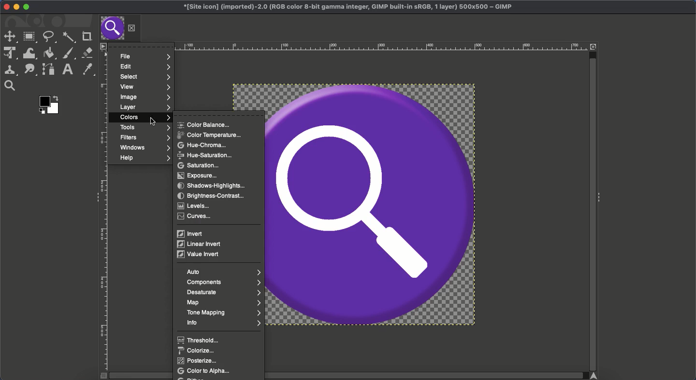  What do you see at coordinates (157, 118) in the screenshot?
I see `cursor` at bounding box center [157, 118].